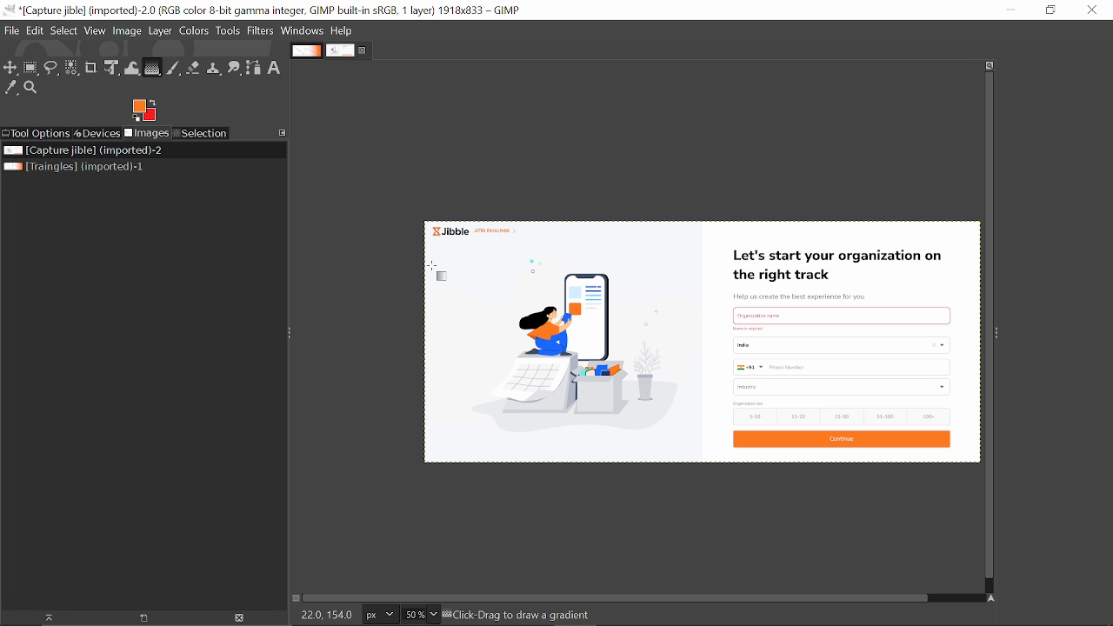 This screenshot has width=1113, height=626. What do you see at coordinates (37, 135) in the screenshot?
I see `Tool options` at bounding box center [37, 135].